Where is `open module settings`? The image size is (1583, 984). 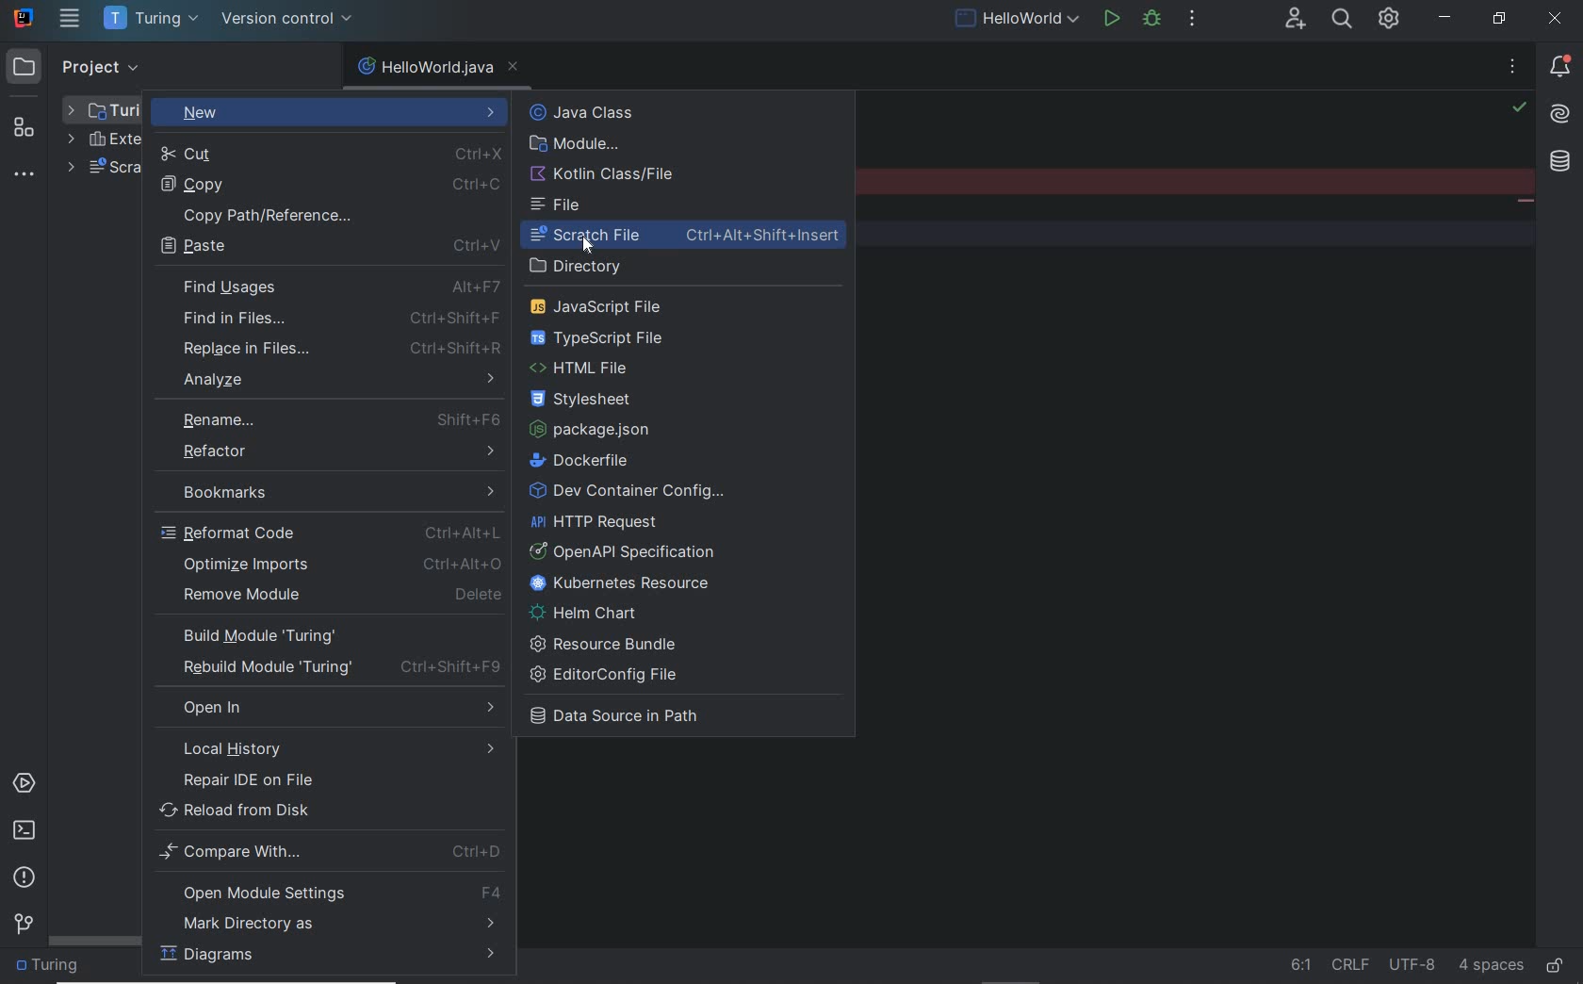
open module settings is located at coordinates (332, 893).